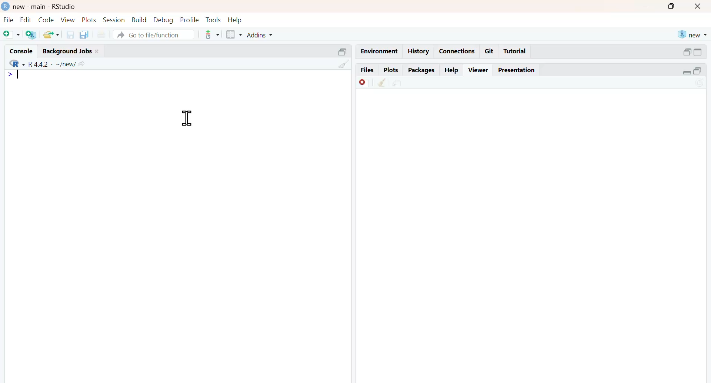  I want to click on share document , so click(397, 83).